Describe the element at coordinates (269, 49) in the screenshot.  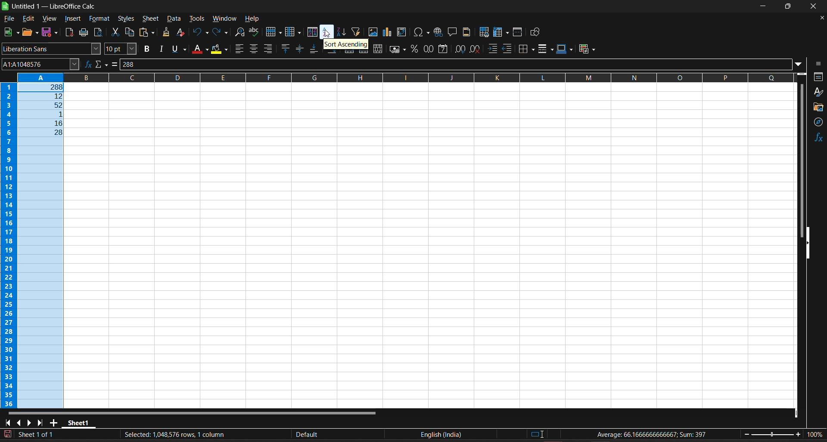
I see `align right` at that location.